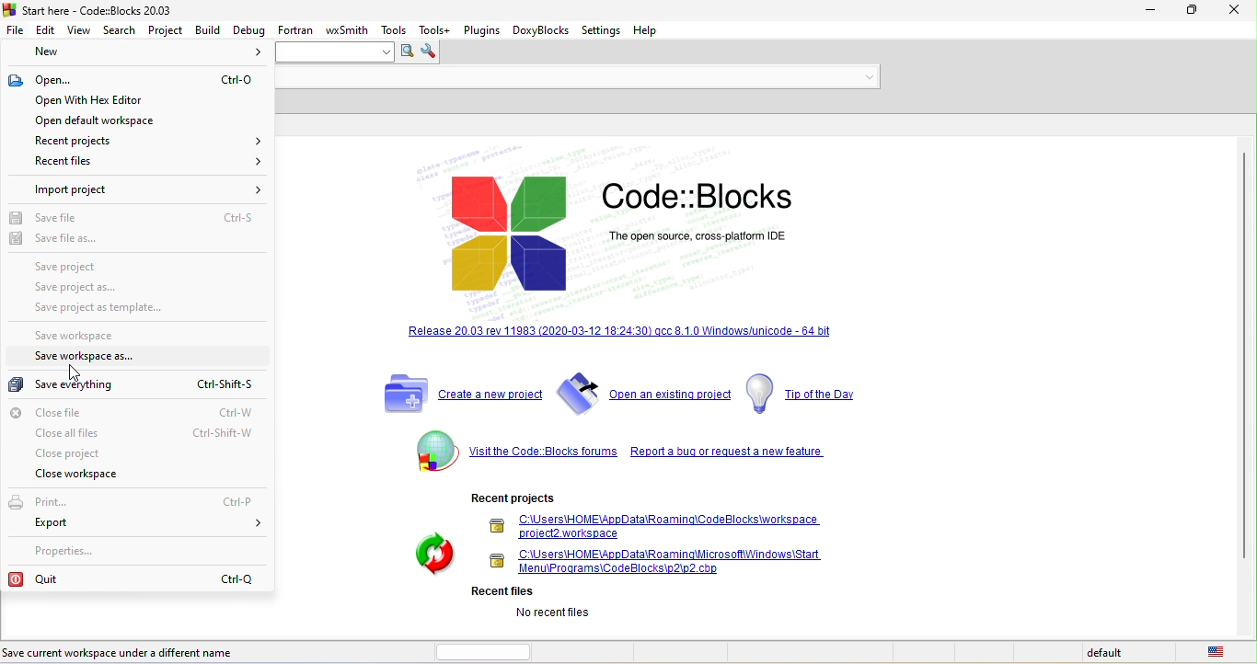 The height and width of the screenshot is (664, 1257). What do you see at coordinates (86, 288) in the screenshot?
I see `save project as` at bounding box center [86, 288].